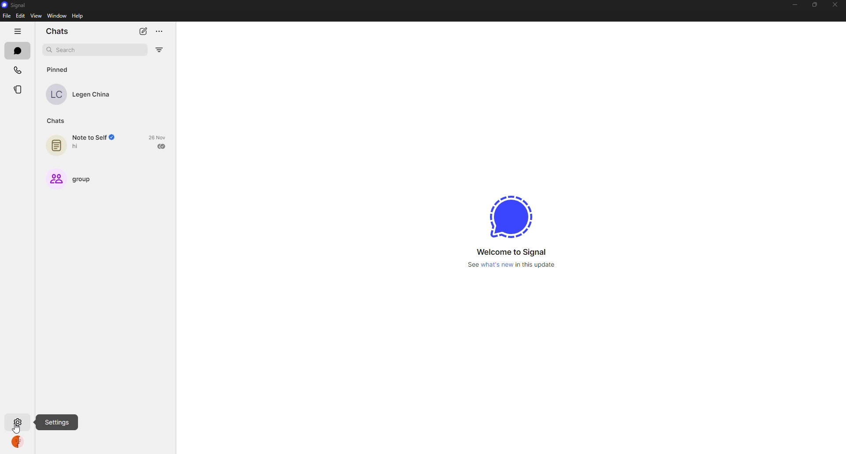 Image resolution: width=846 pixels, height=454 pixels. What do you see at coordinates (18, 443) in the screenshot?
I see `profile` at bounding box center [18, 443].